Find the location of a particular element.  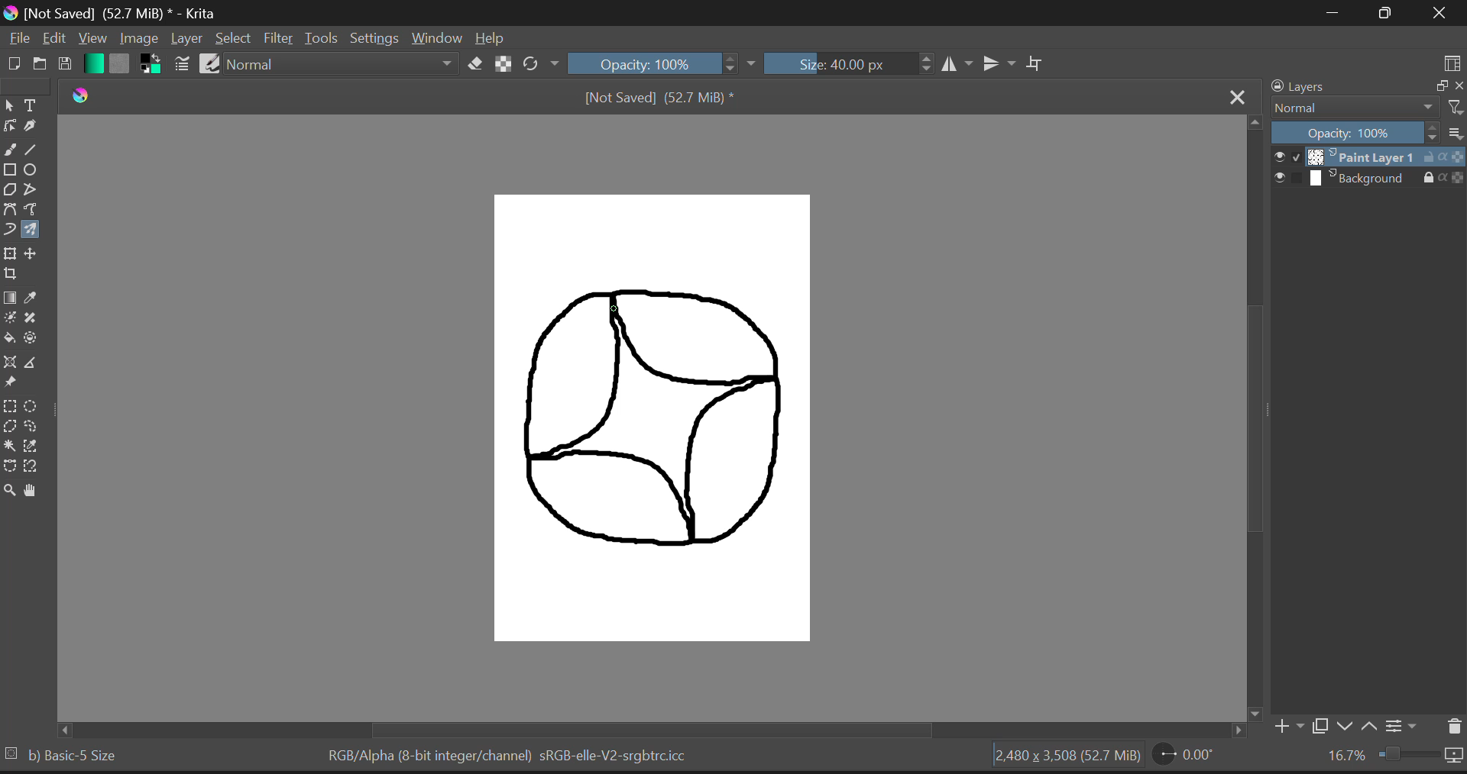

Colorize Mask Tool is located at coordinates (9, 320).